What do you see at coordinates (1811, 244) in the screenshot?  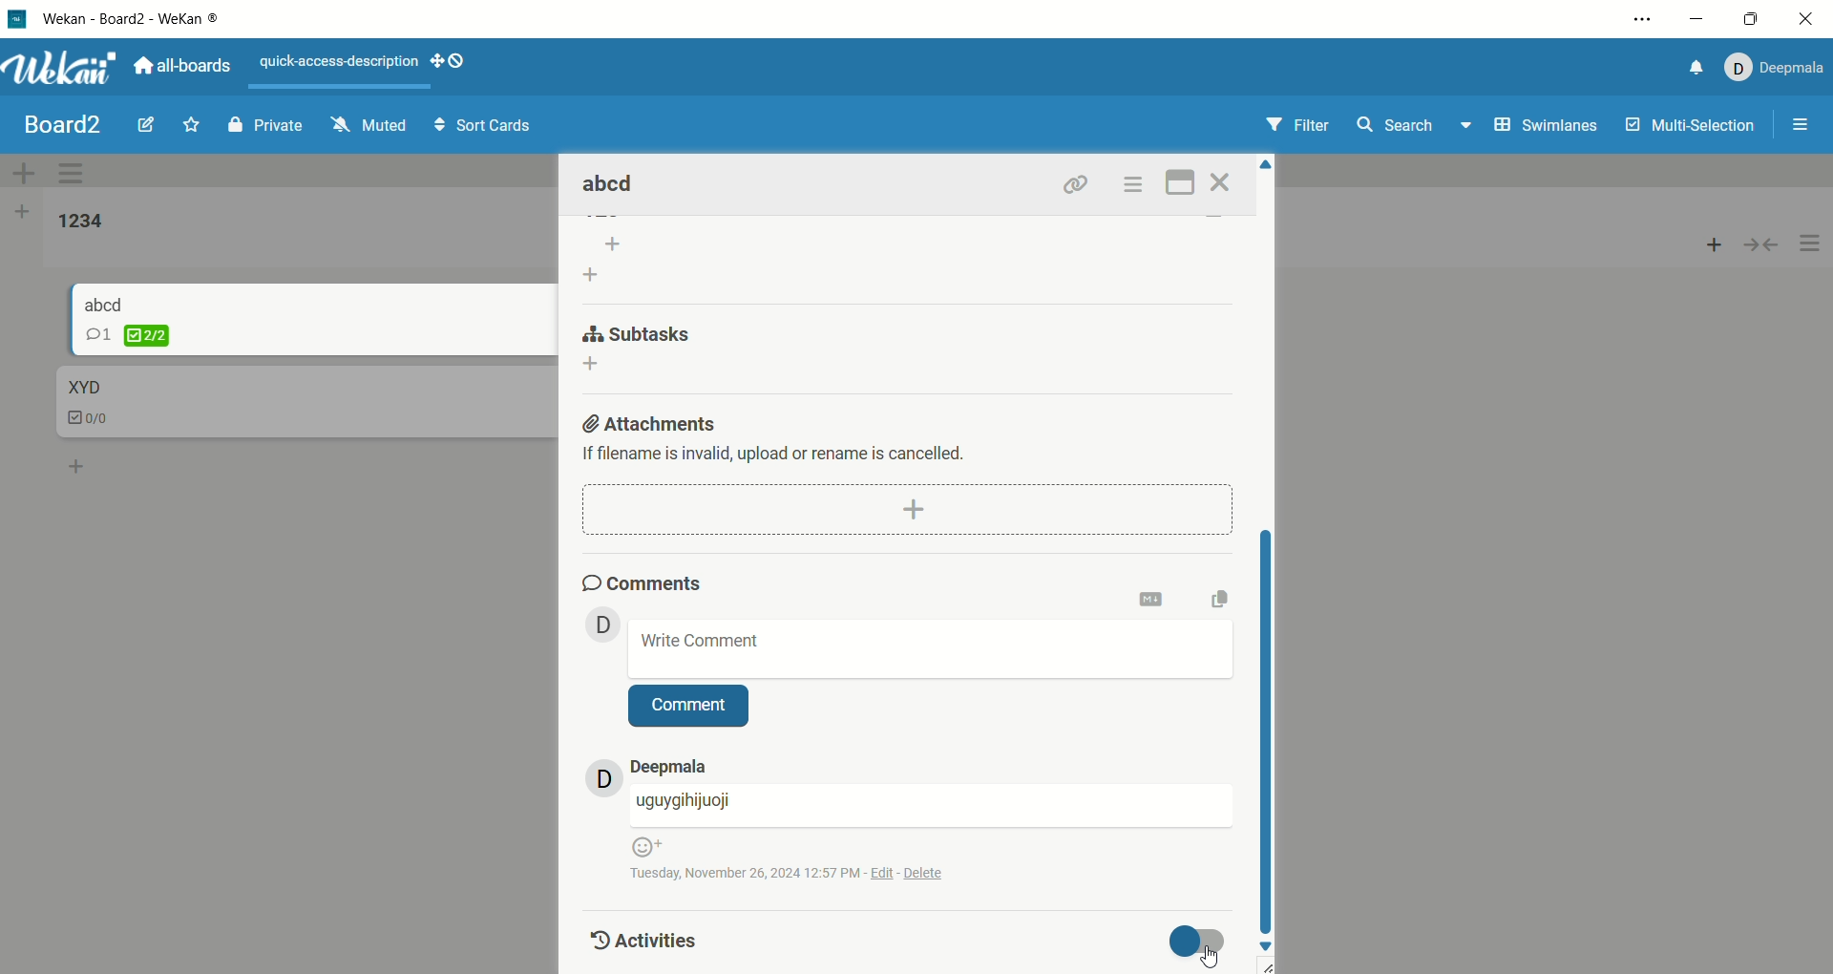 I see `options` at bounding box center [1811, 244].